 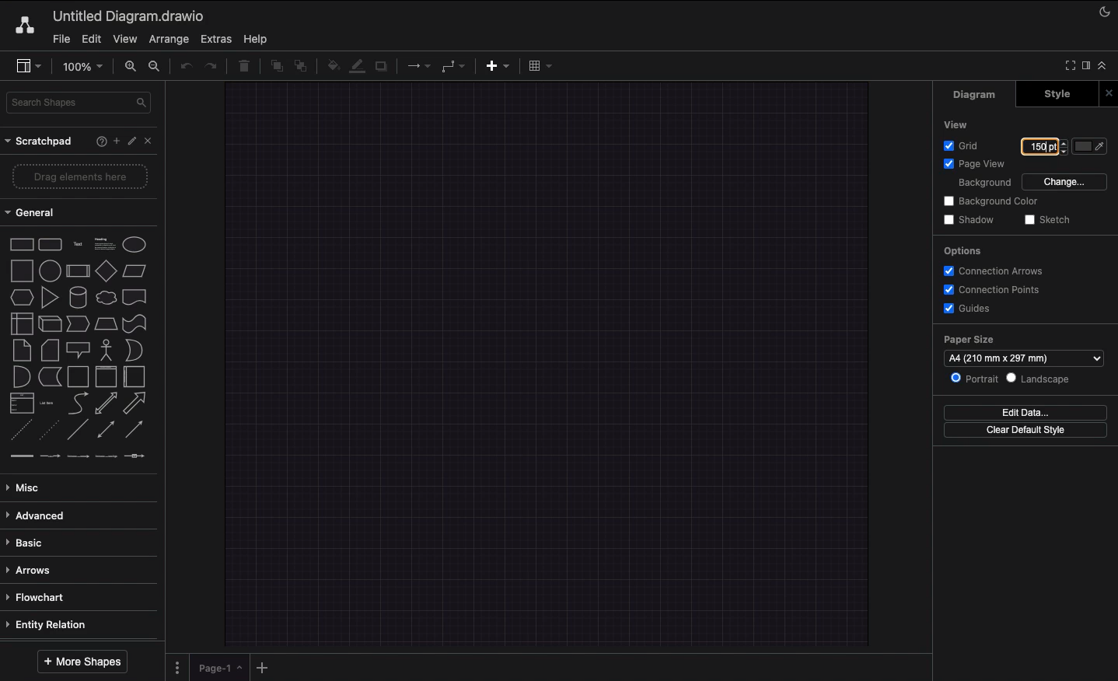 What do you see at coordinates (330, 65) in the screenshot?
I see `Fill color` at bounding box center [330, 65].